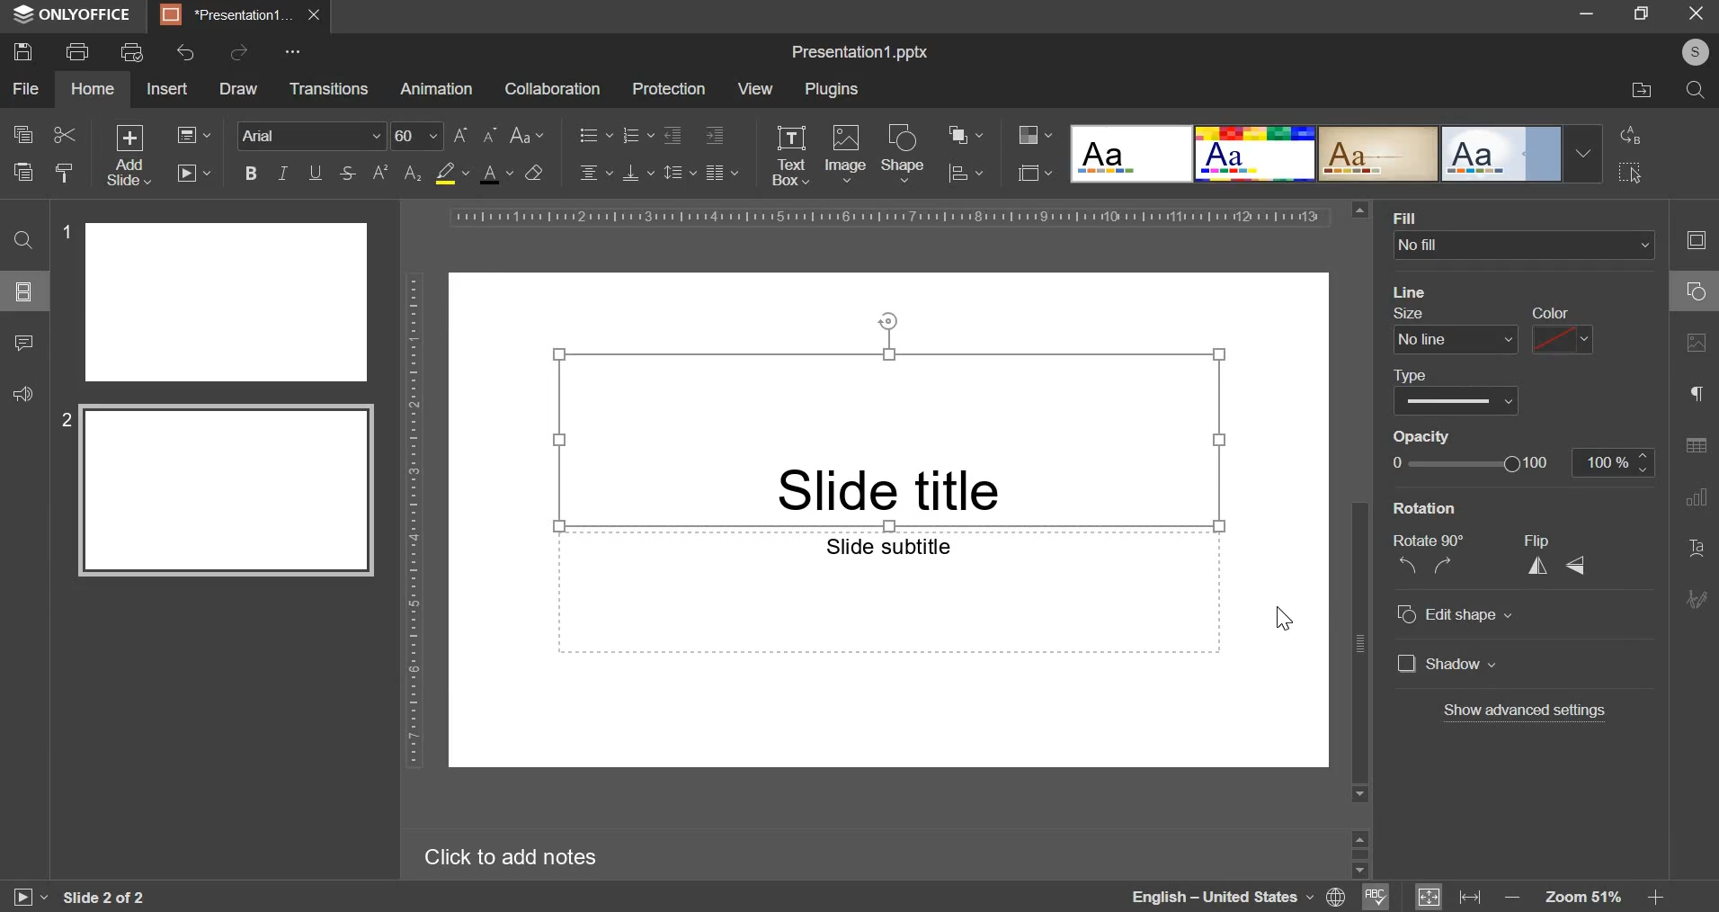 The height and width of the screenshot is (912, 1719). Describe the element at coordinates (237, 89) in the screenshot. I see `draw` at that location.